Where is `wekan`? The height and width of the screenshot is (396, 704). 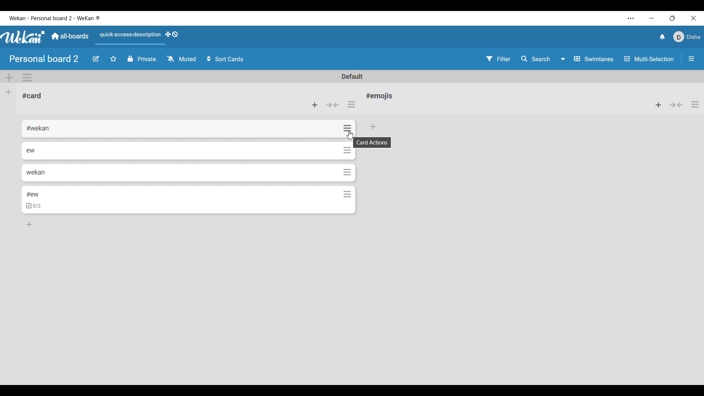 wekan is located at coordinates (35, 172).